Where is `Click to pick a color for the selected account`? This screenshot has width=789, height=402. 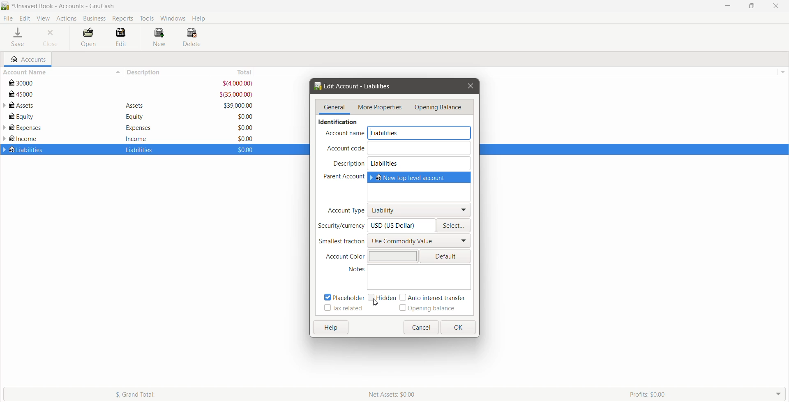
Click to pick a color for the selected account is located at coordinates (445, 256).